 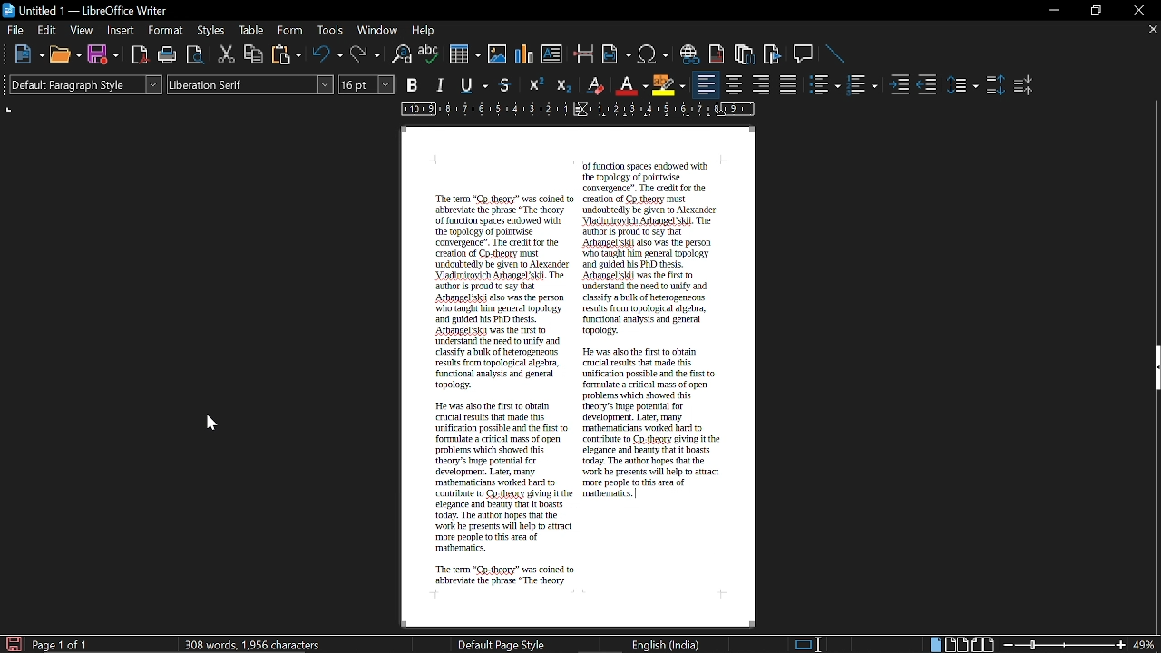 I want to click on Subscript, so click(x=563, y=84).